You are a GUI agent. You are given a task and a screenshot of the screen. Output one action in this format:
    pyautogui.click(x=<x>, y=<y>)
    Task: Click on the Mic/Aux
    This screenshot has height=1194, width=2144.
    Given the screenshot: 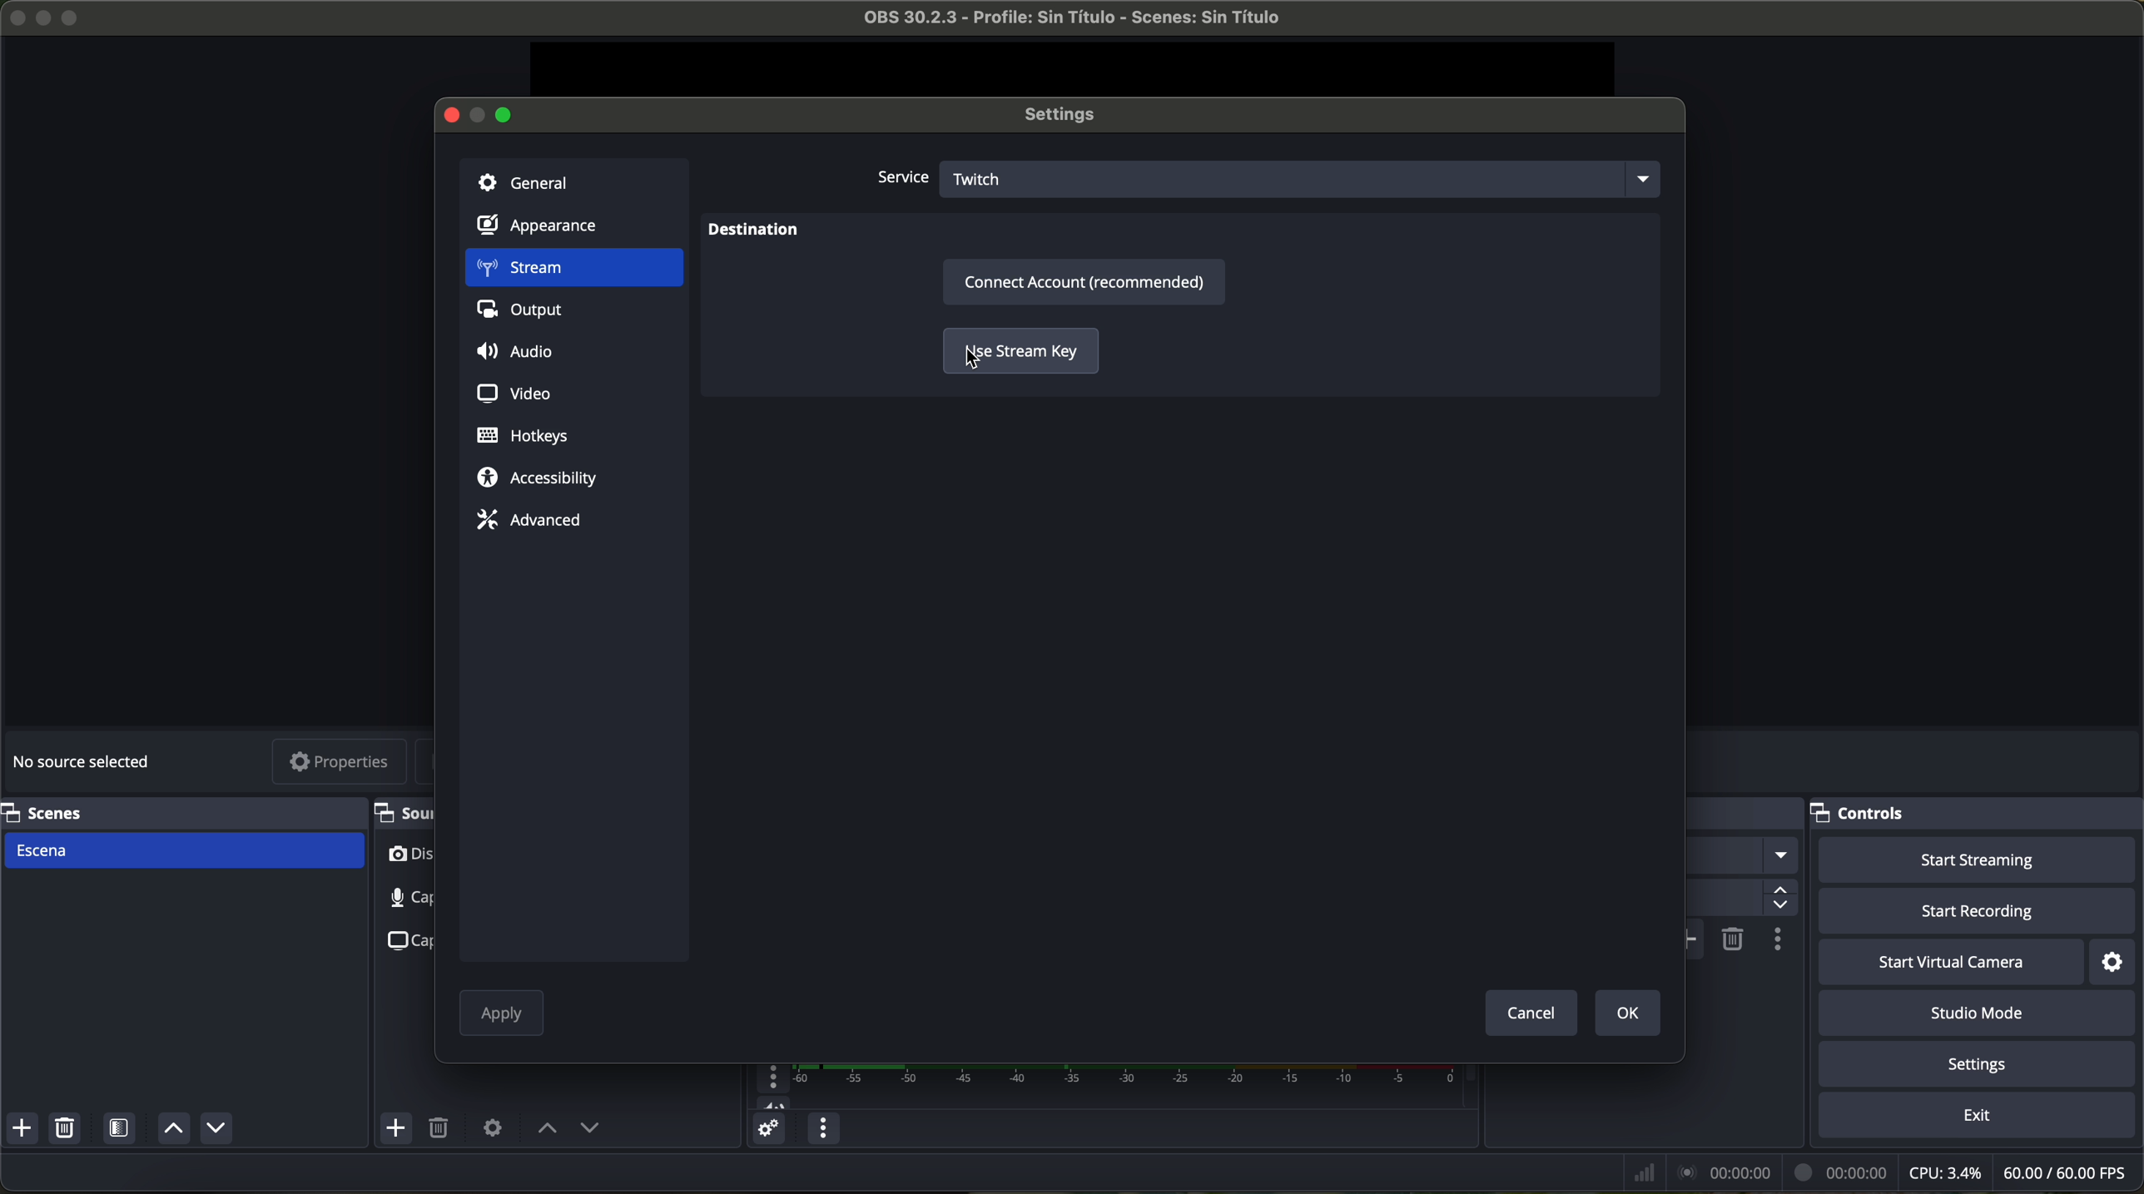 What is the action you would take?
    pyautogui.click(x=1099, y=1087)
    